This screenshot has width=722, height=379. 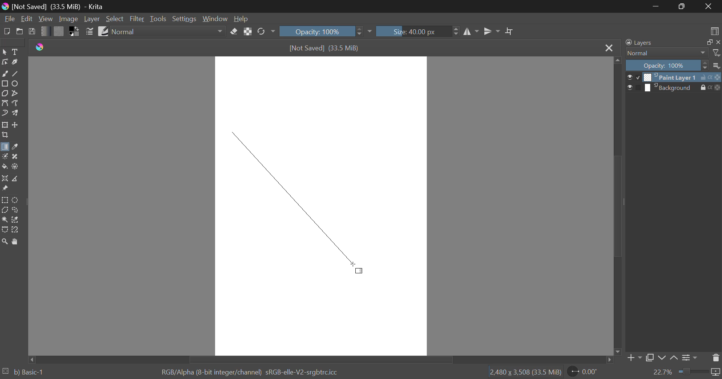 What do you see at coordinates (5, 62) in the screenshot?
I see `Edit Shapes` at bounding box center [5, 62].